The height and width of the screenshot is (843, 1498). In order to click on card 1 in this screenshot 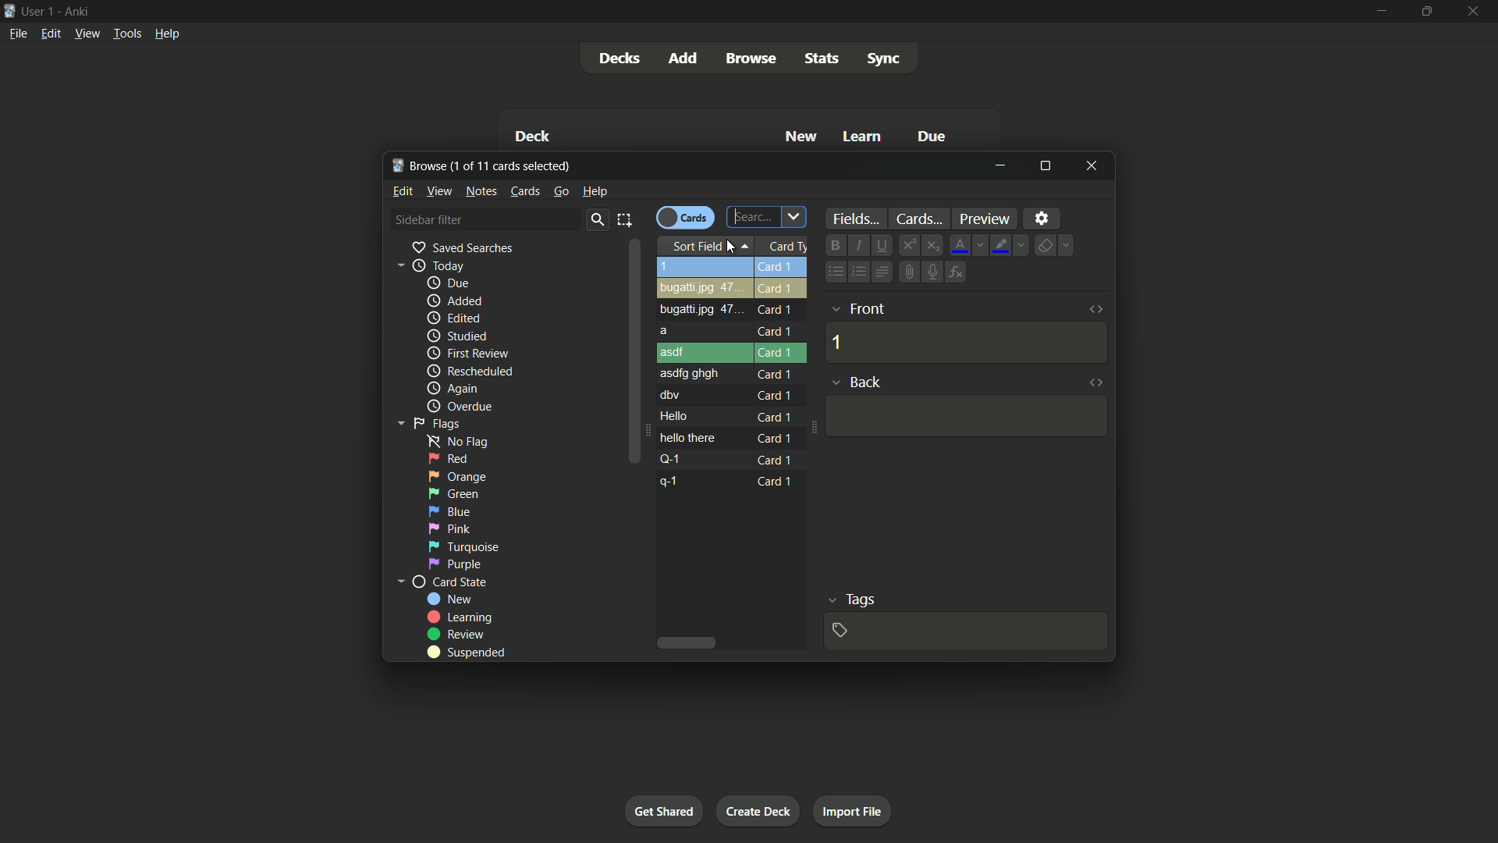, I will do `click(776, 460)`.